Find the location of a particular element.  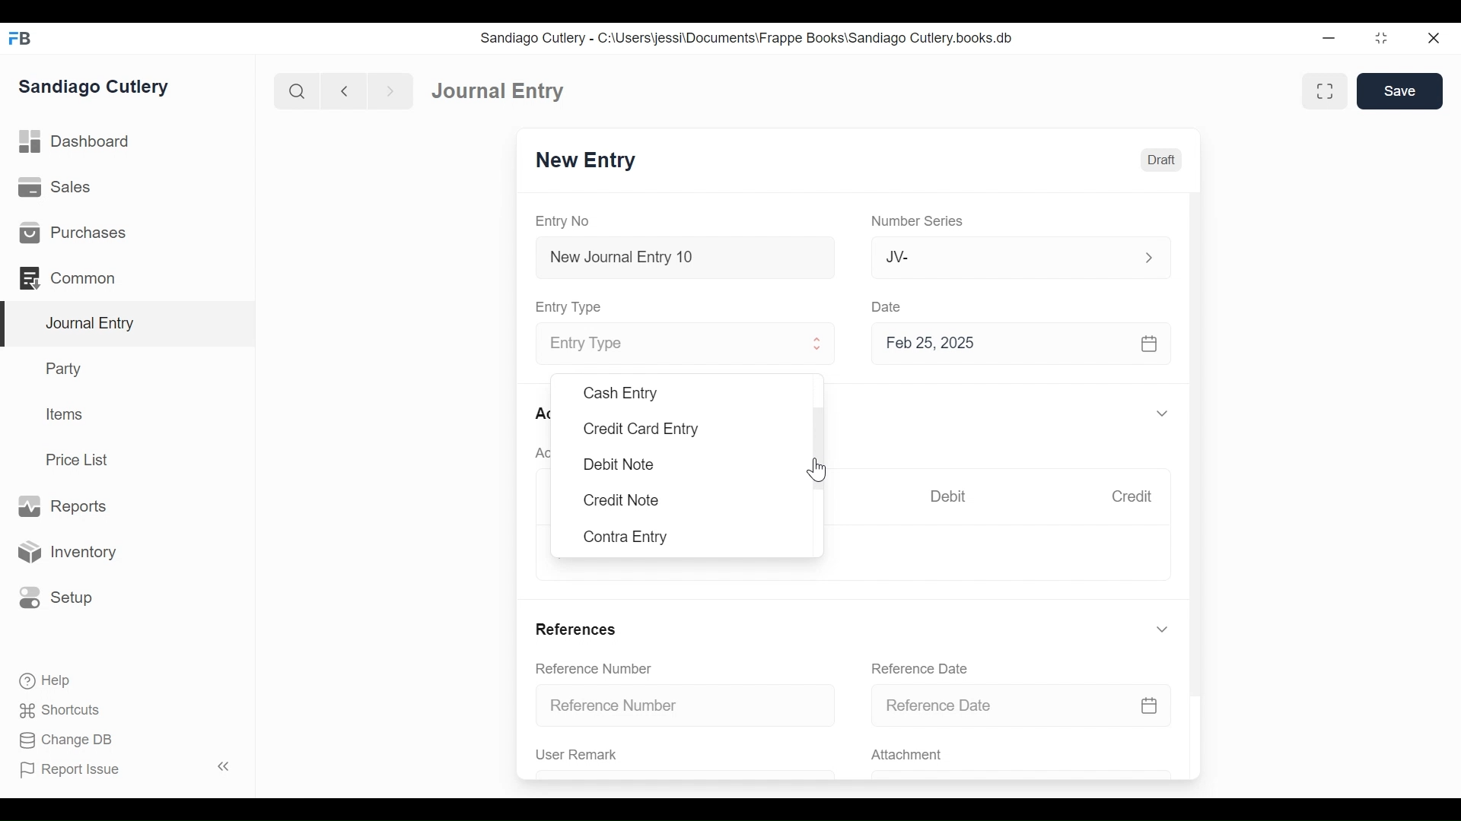

Cursor is located at coordinates (818, 470).